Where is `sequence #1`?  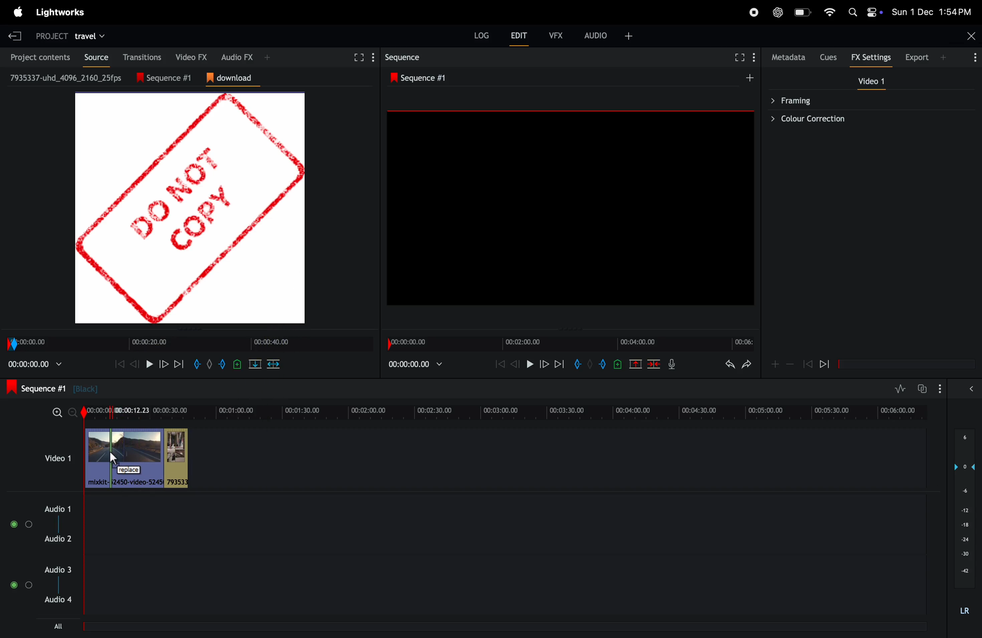
sequence #1 is located at coordinates (169, 78).